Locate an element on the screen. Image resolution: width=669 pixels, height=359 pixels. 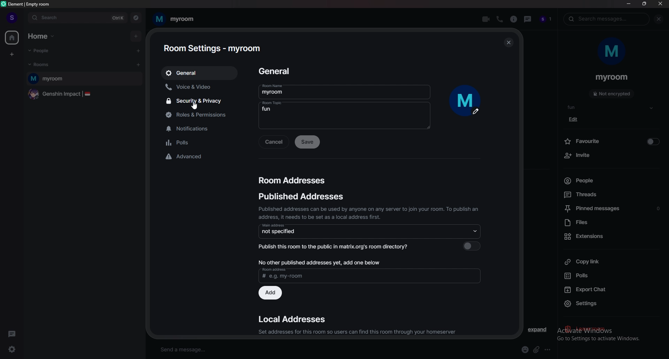
room address # e.g - my-room is located at coordinates (370, 276).